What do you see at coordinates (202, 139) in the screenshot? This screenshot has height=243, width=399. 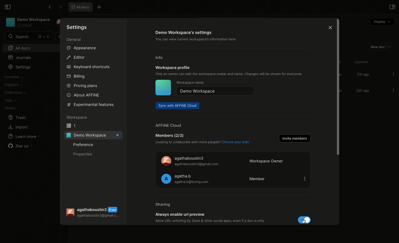 I see `Members` at bounding box center [202, 139].